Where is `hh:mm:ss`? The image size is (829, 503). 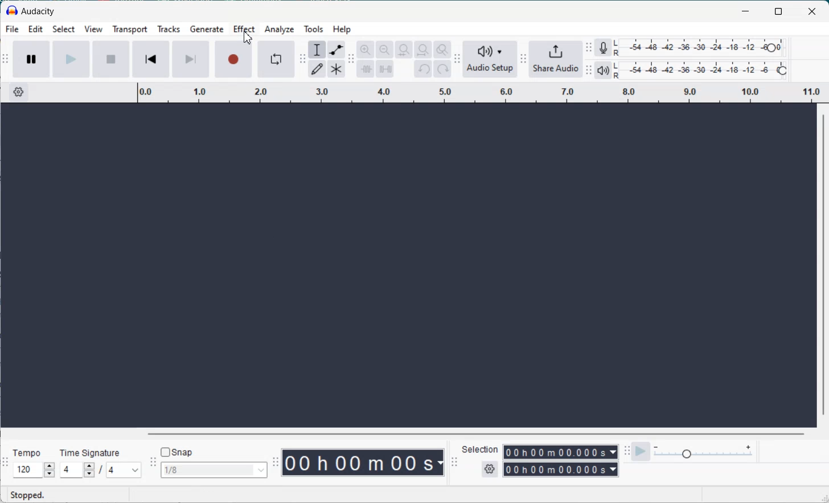
hh:mm:ss is located at coordinates (364, 462).